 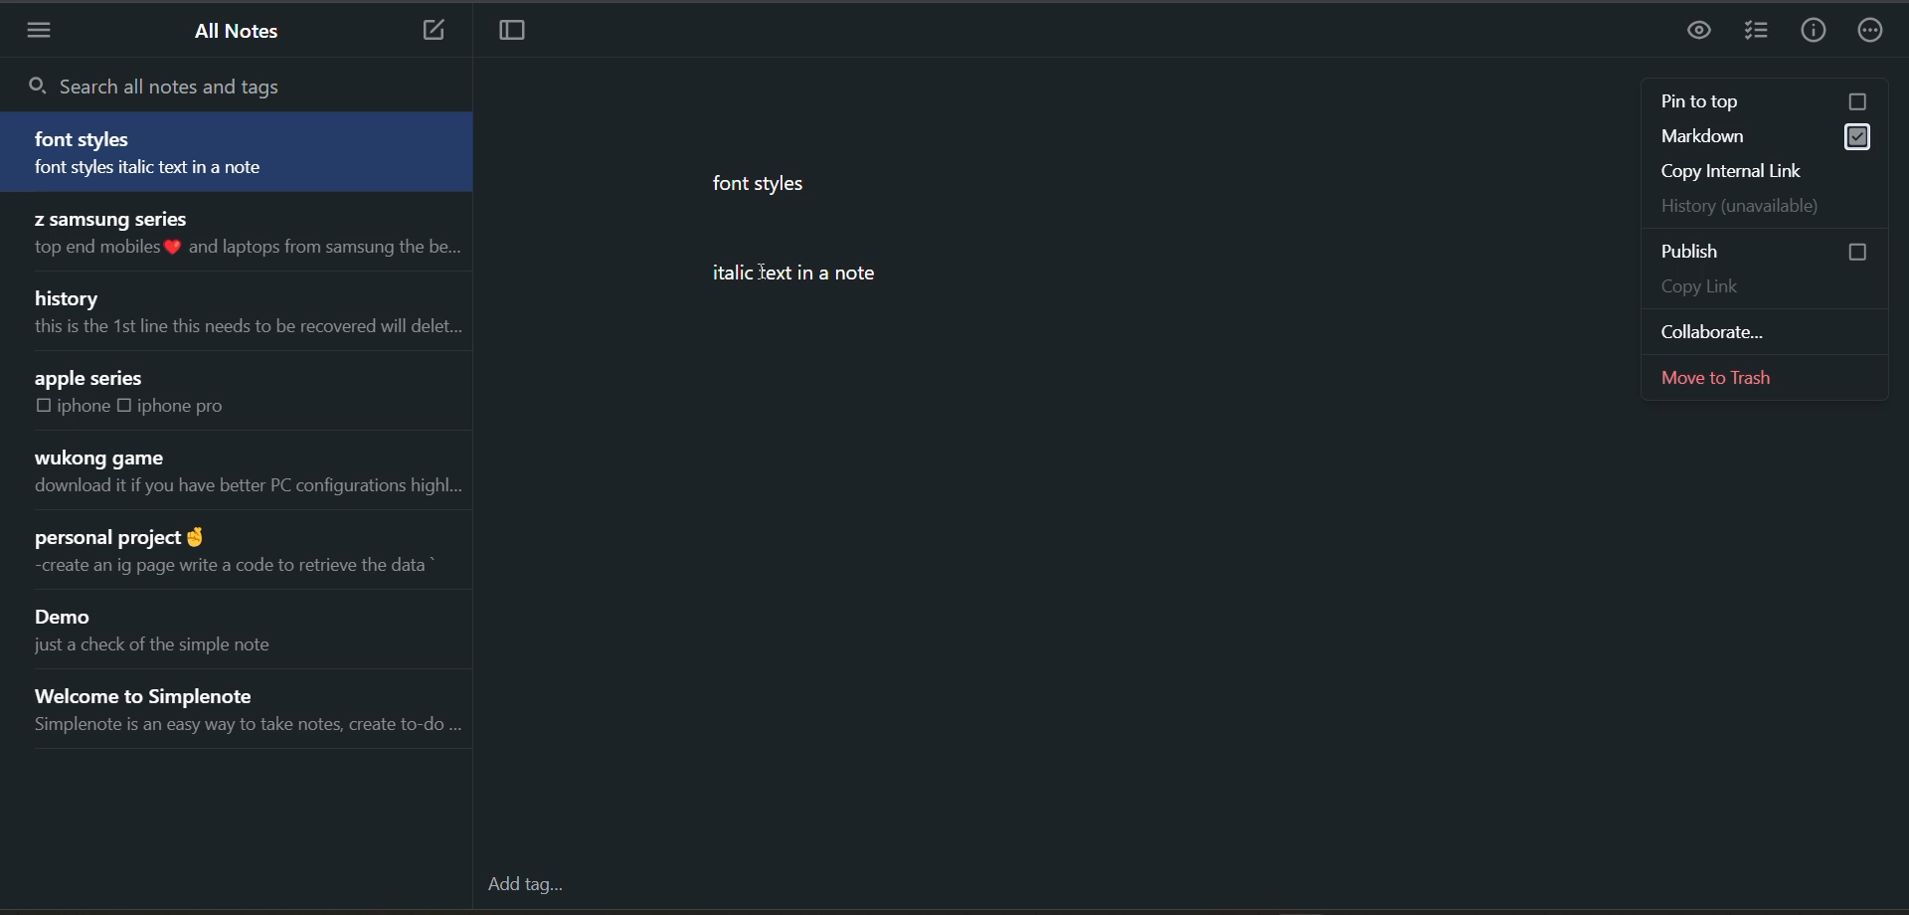 What do you see at coordinates (1772, 251) in the screenshot?
I see `publish` at bounding box center [1772, 251].